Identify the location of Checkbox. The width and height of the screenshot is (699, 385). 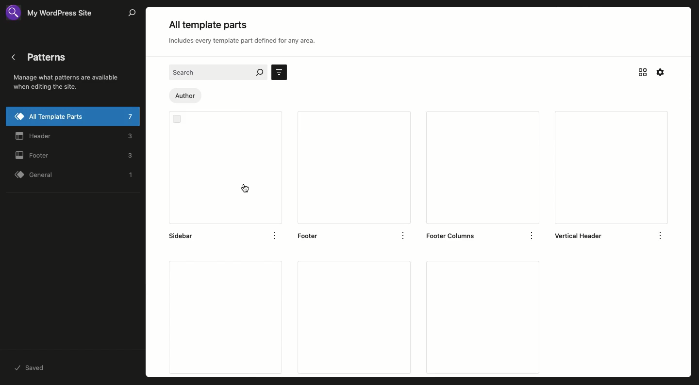
(179, 117).